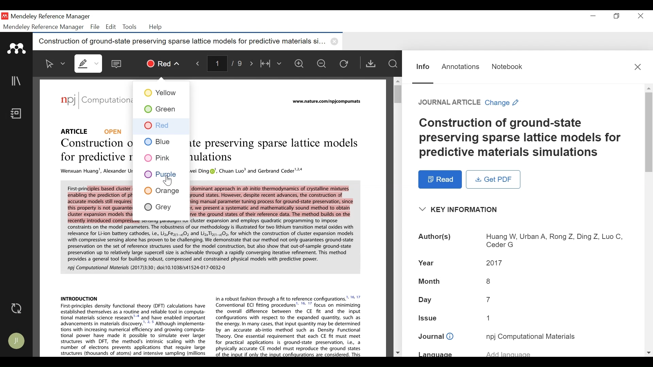 The height and width of the screenshot is (367, 653). What do you see at coordinates (208, 249) in the screenshot?
I see `Abstract` at bounding box center [208, 249].